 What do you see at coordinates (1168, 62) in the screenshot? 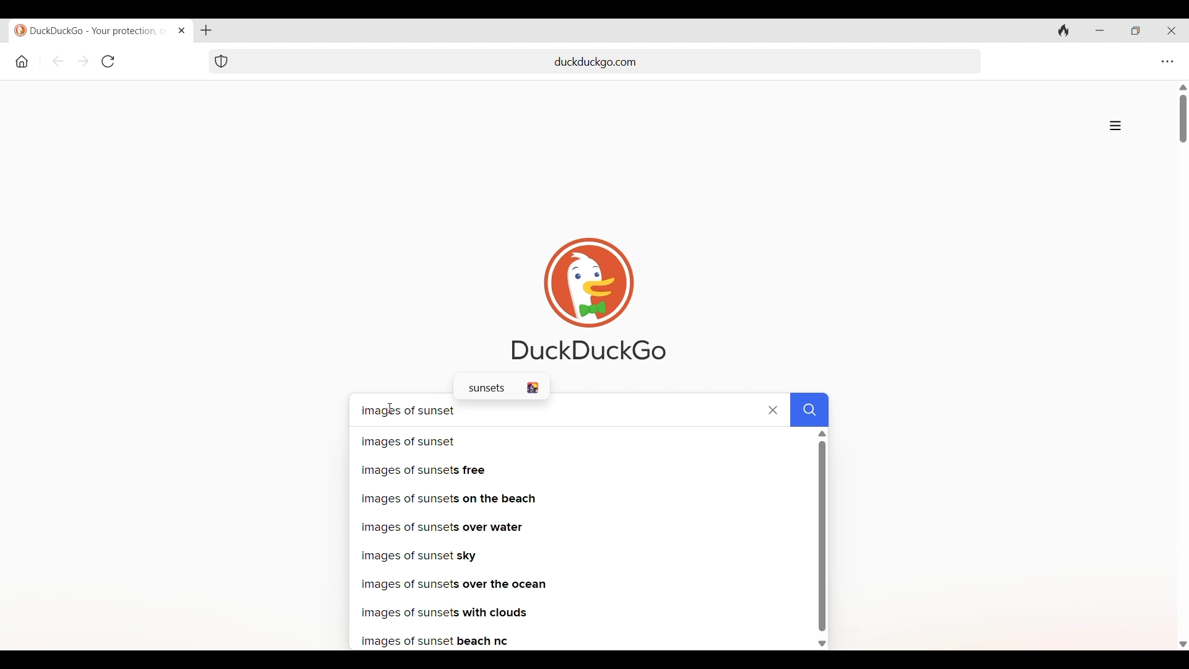
I see `More setting options` at bounding box center [1168, 62].